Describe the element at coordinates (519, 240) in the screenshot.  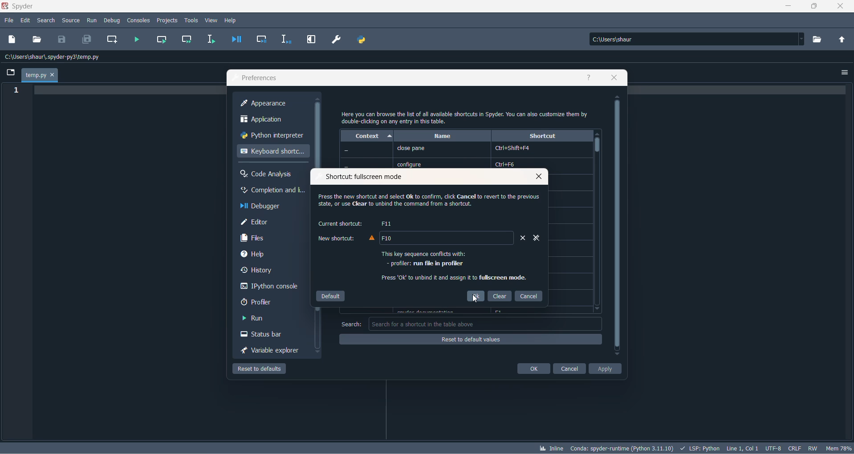
I see `remove` at that location.